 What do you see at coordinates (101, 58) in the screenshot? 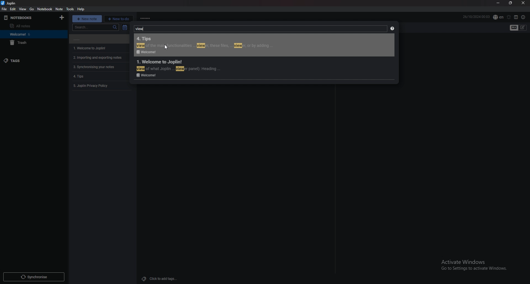
I see `note 3` at bounding box center [101, 58].